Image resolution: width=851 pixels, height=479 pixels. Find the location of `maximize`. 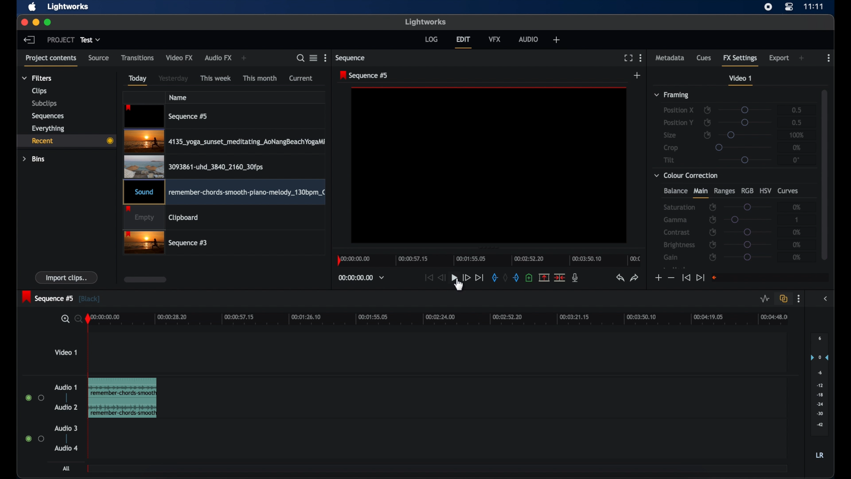

maximize is located at coordinates (48, 23).